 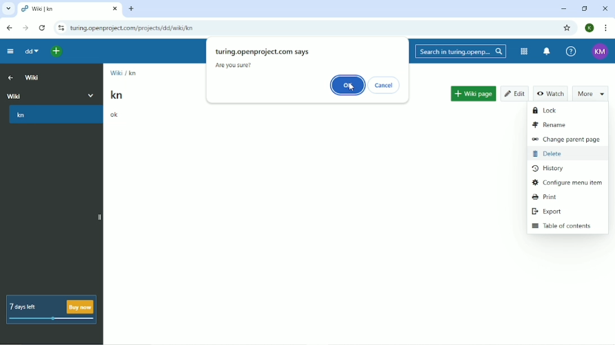 I want to click on Back, so click(x=9, y=28).